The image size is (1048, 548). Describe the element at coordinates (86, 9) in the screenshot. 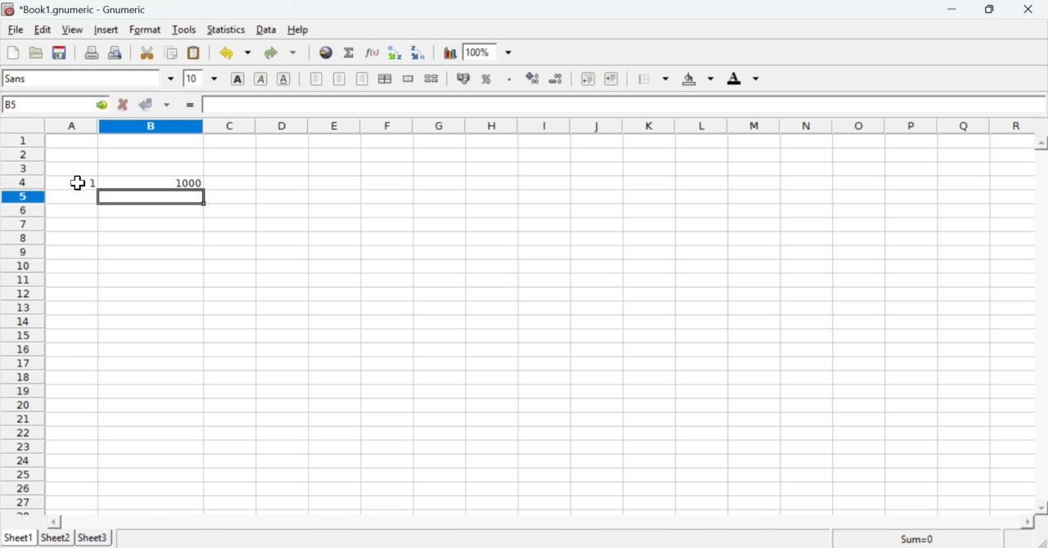

I see `*Book1.gnumeric - Gnumeric` at that location.